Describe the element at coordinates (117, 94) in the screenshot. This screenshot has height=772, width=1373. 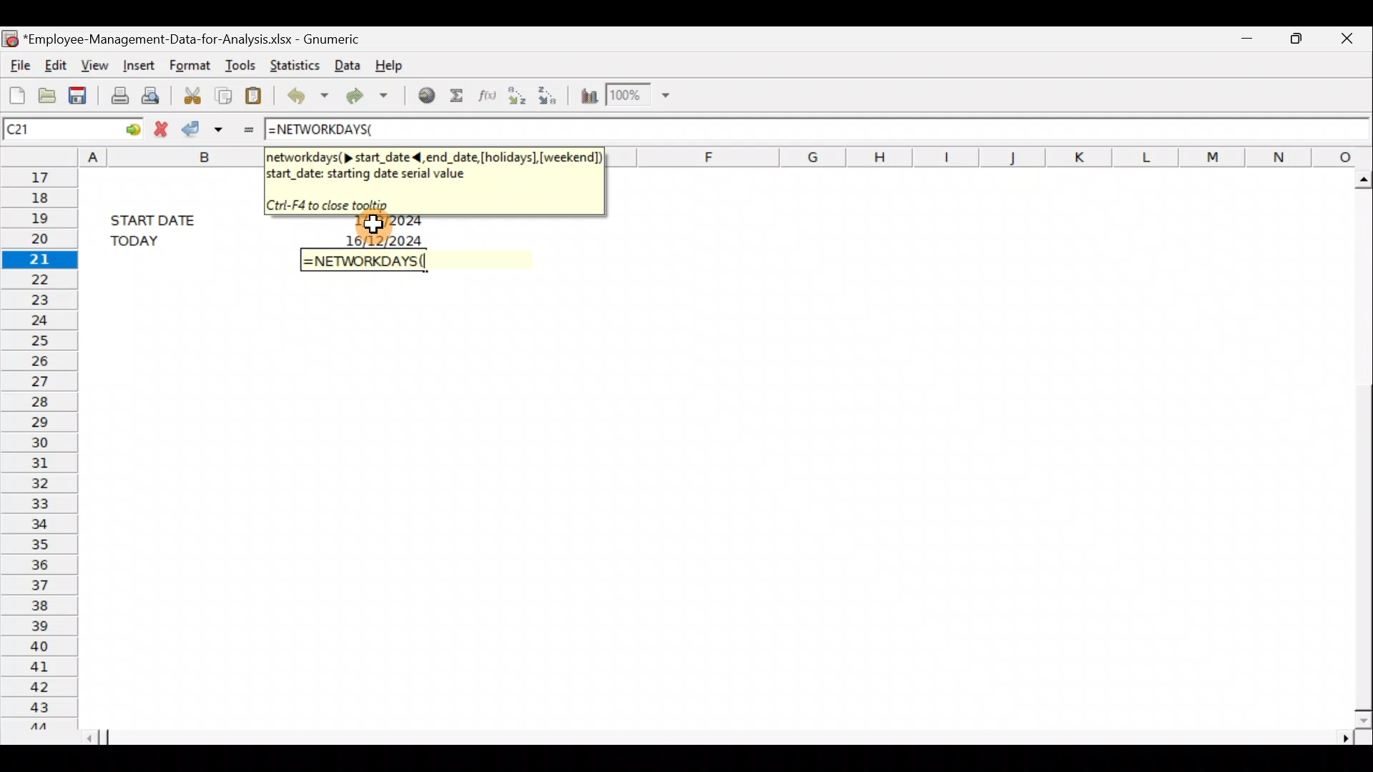
I see `Print current file` at that location.